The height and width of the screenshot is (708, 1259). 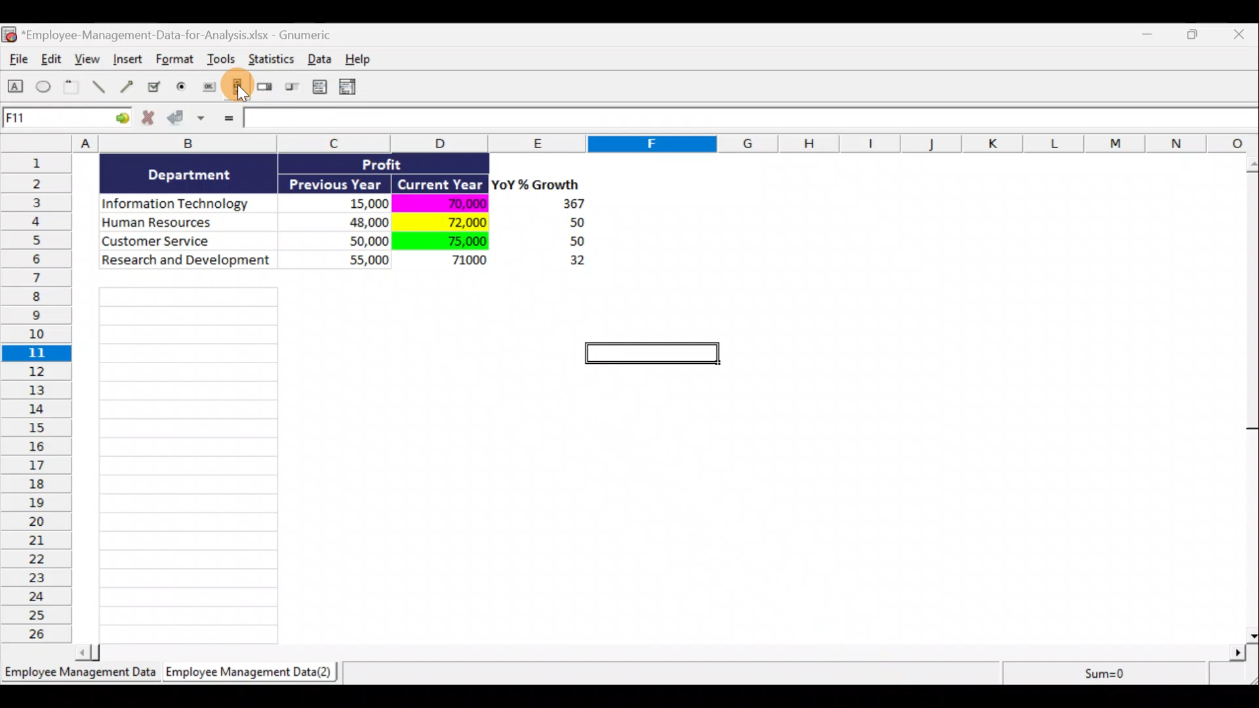 I want to click on Close, so click(x=1242, y=35).